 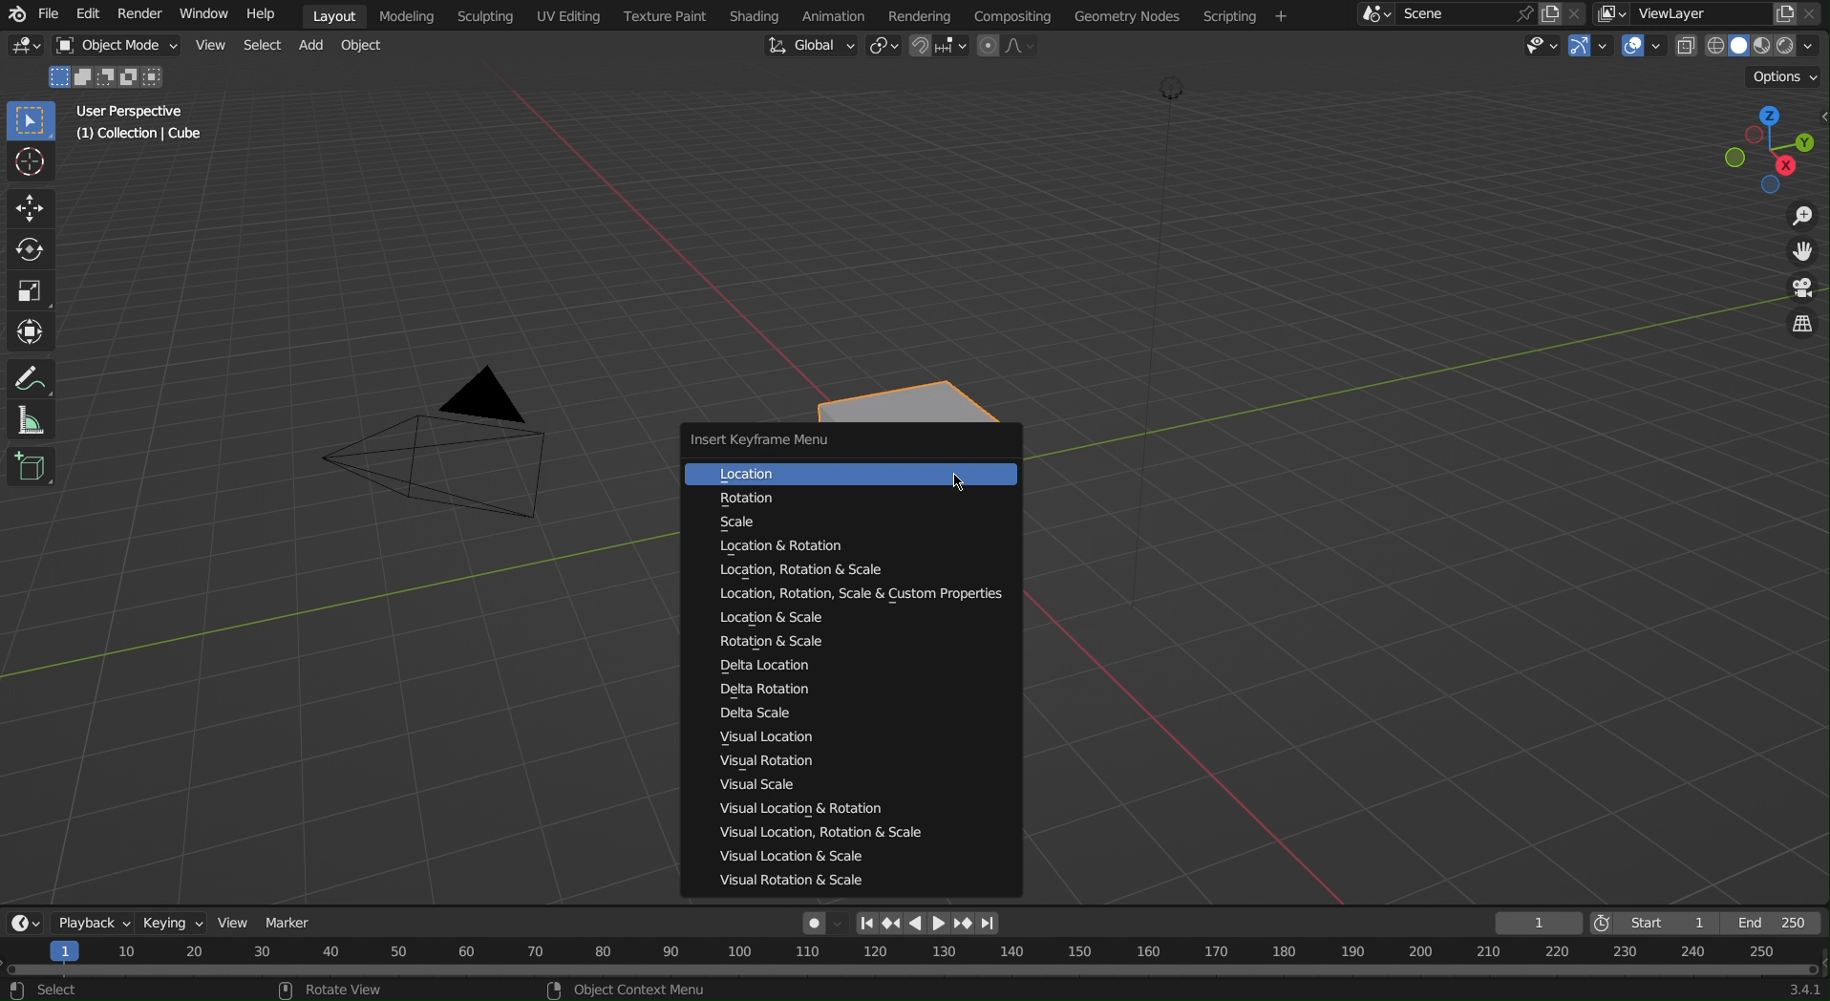 I want to click on Insert Keyframe Menu, so click(x=775, y=439).